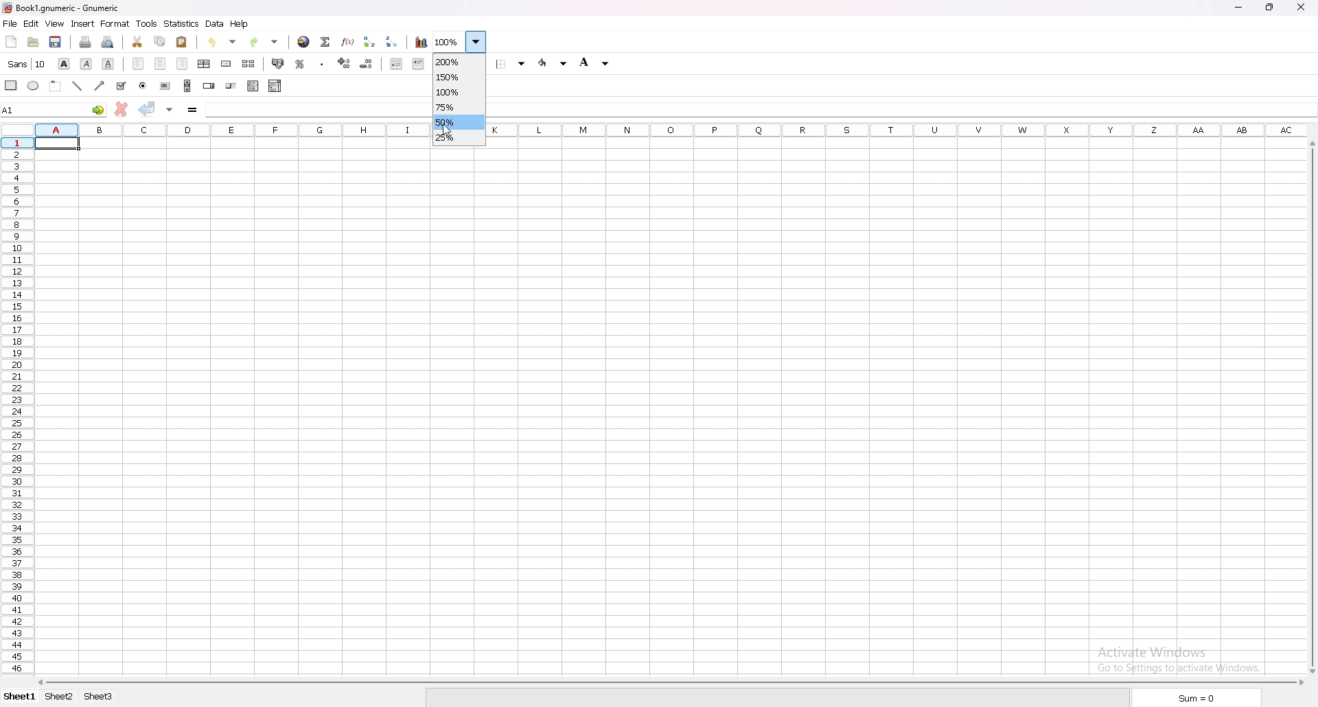 This screenshot has width=1318, height=707. I want to click on scroll bar, so click(670, 683).